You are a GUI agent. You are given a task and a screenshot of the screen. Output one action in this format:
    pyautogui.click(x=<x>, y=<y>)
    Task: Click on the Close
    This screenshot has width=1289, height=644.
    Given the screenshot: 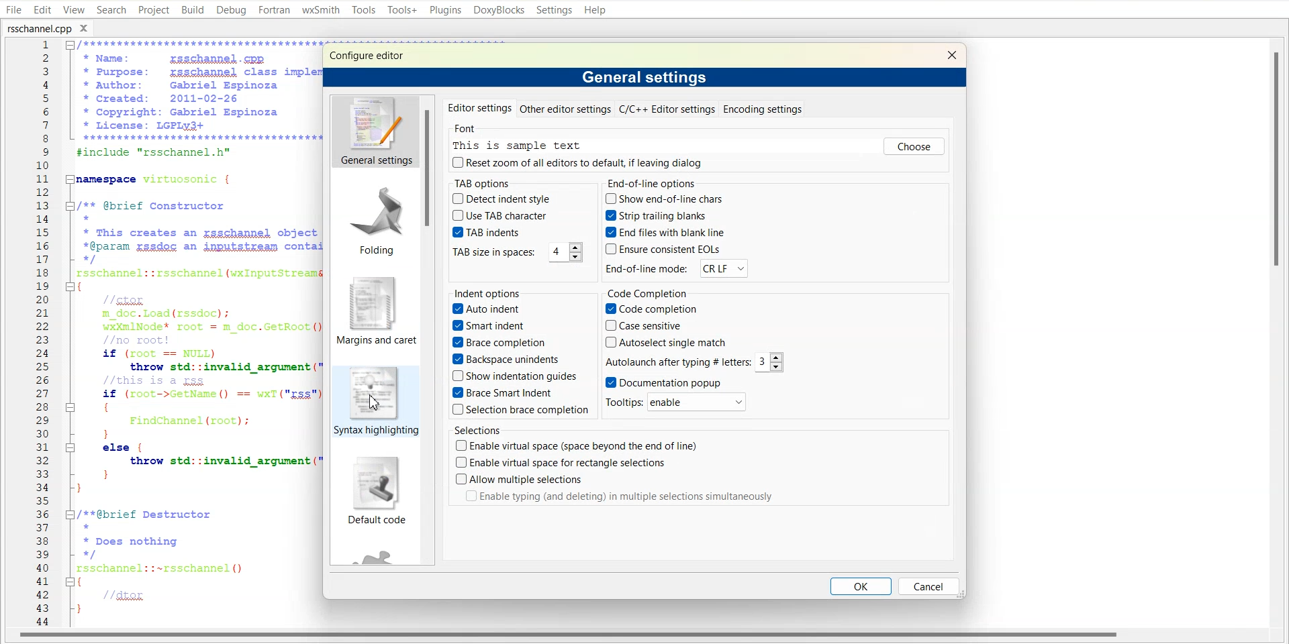 What is the action you would take?
    pyautogui.click(x=88, y=28)
    